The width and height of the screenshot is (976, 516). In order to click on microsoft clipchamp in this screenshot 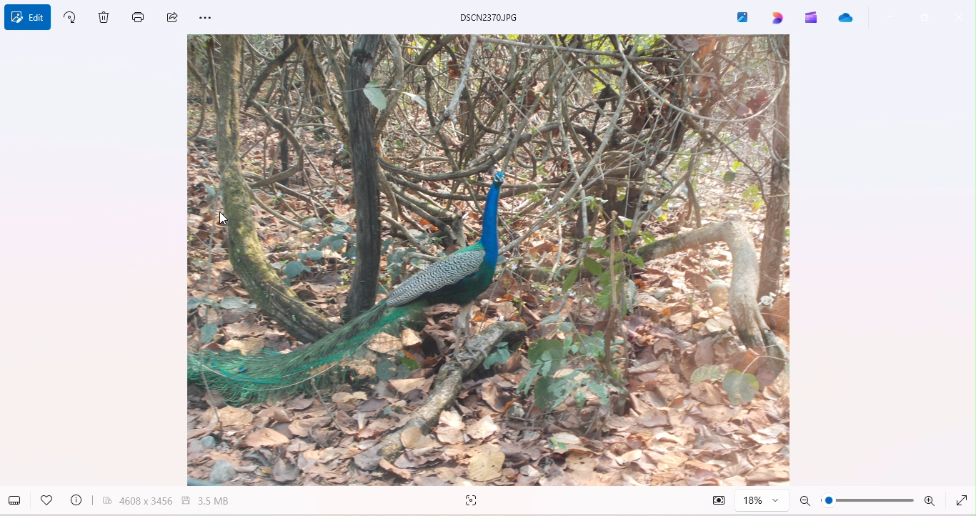, I will do `click(812, 19)`.